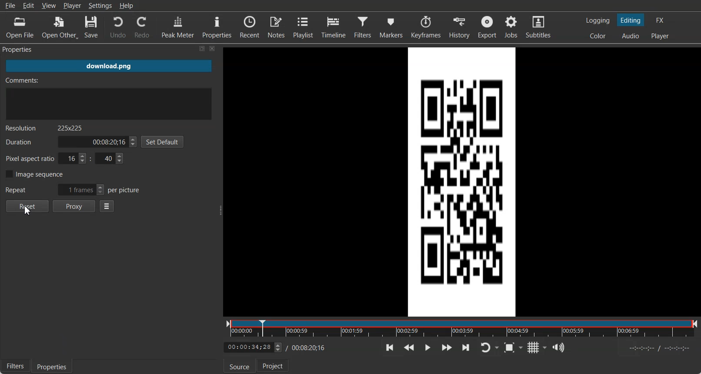  What do you see at coordinates (427, 347) in the screenshot?
I see `Toggle play or Pause` at bounding box center [427, 347].